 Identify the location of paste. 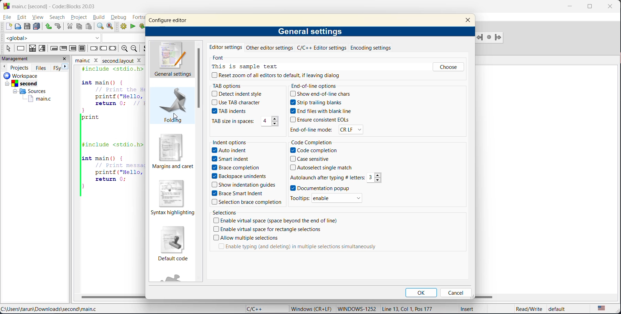
(88, 27).